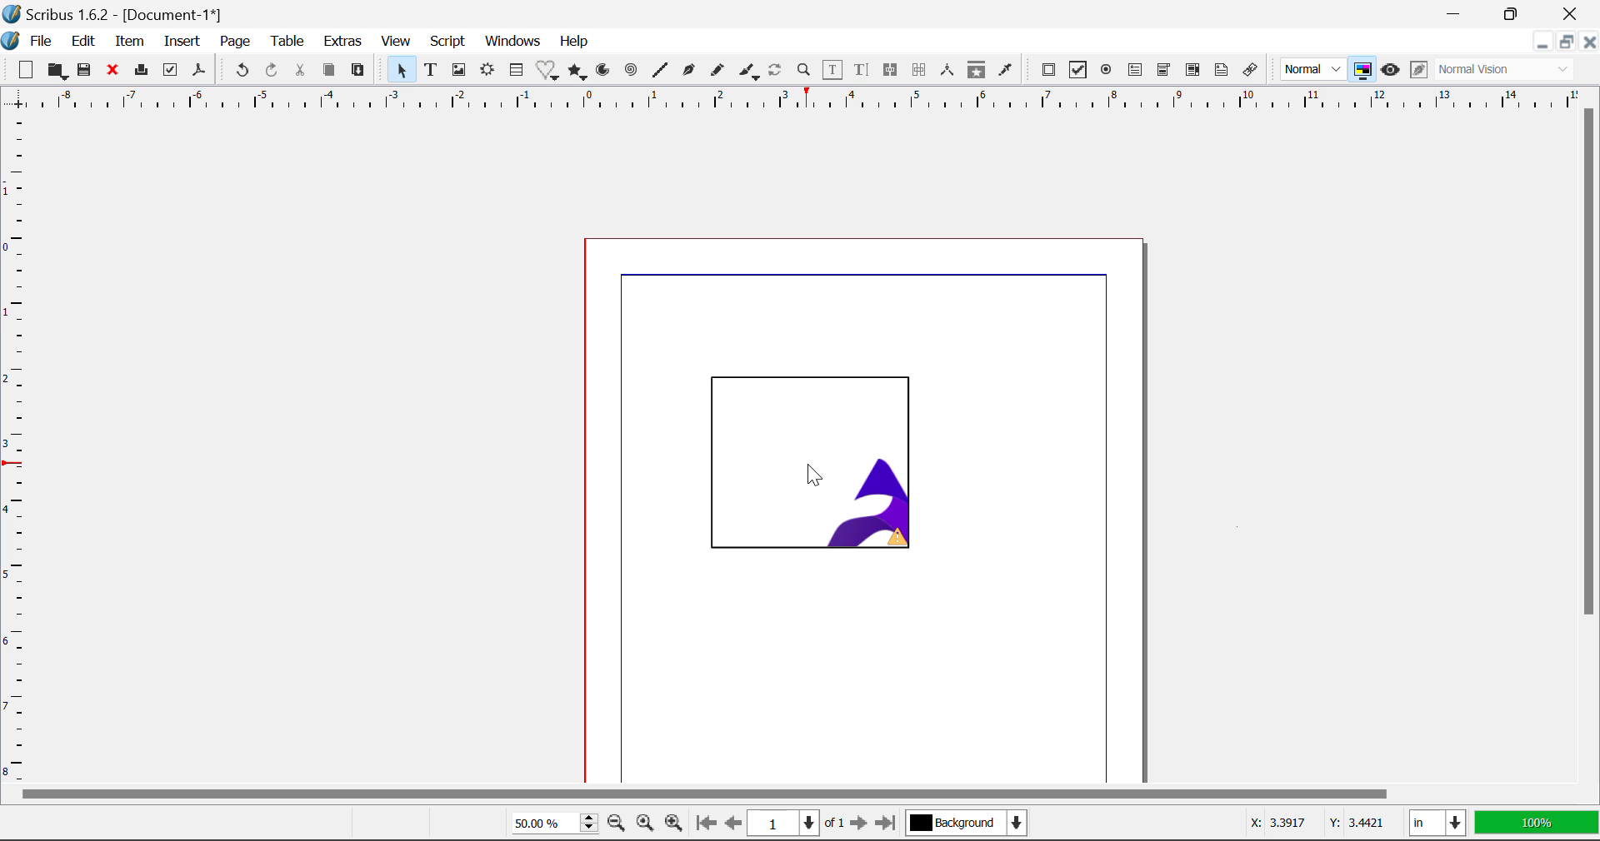  I want to click on Scribus 1.6.2 - [Document-1*], so click(139, 14).